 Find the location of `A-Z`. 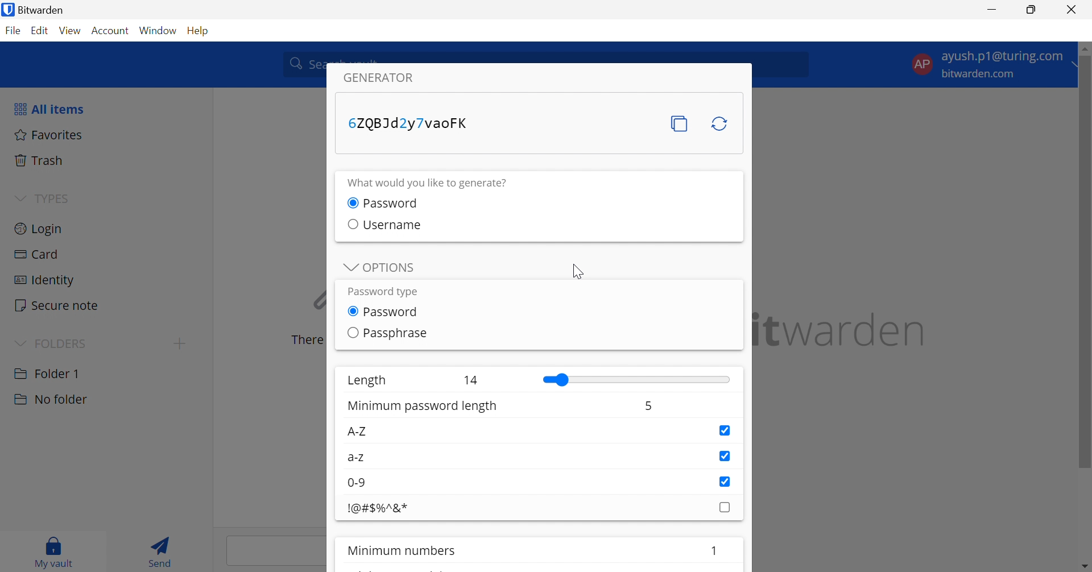

A-Z is located at coordinates (357, 432).